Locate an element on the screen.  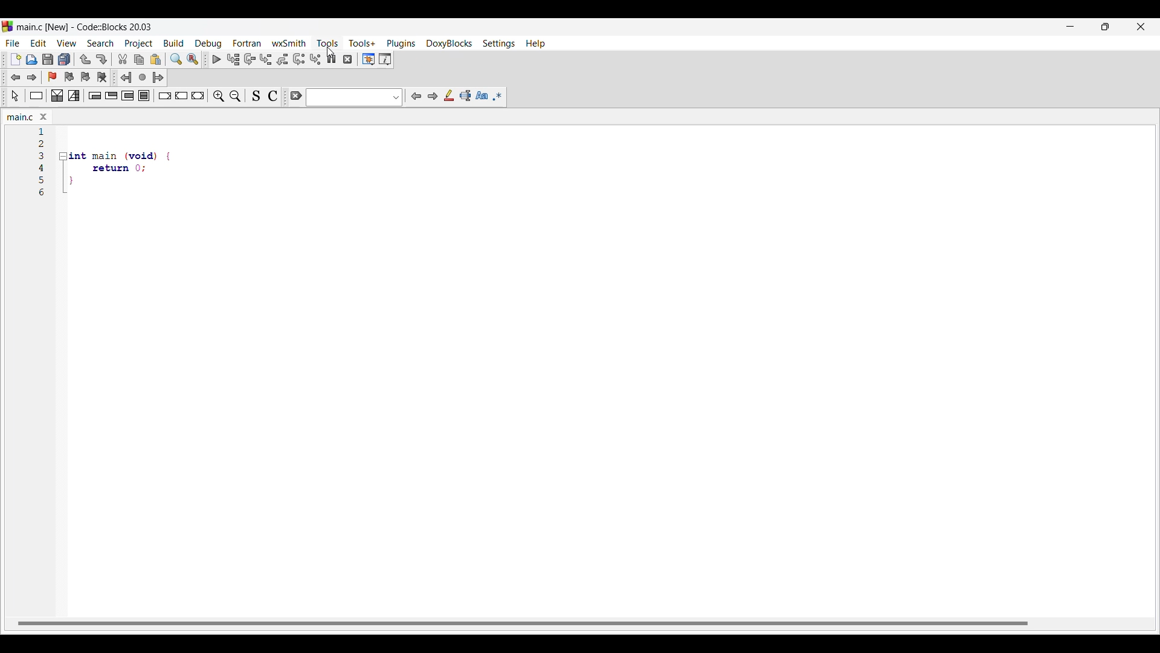
Clear bookmarks is located at coordinates (102, 77).